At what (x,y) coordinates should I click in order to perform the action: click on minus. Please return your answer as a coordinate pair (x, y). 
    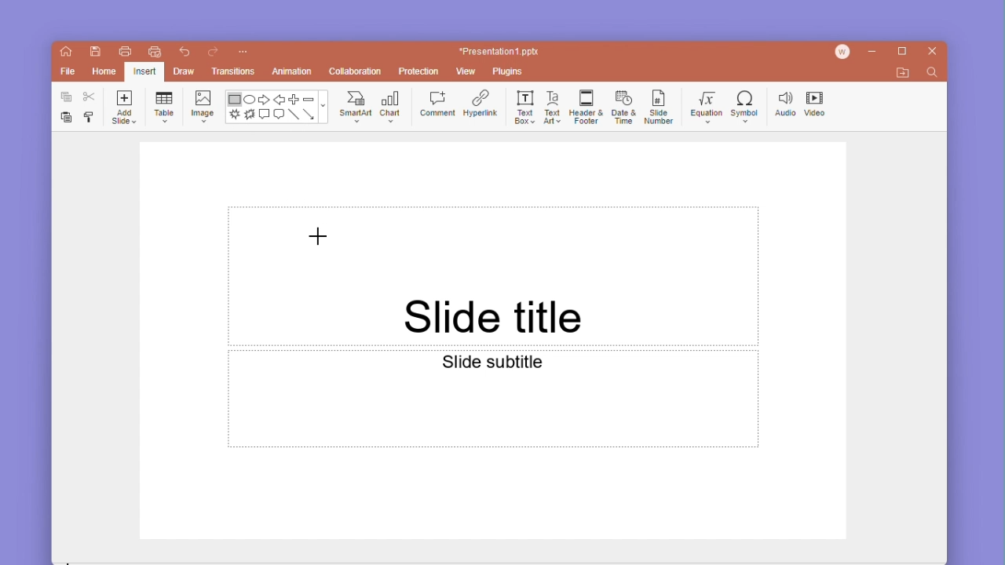
    Looking at the image, I should click on (309, 98).